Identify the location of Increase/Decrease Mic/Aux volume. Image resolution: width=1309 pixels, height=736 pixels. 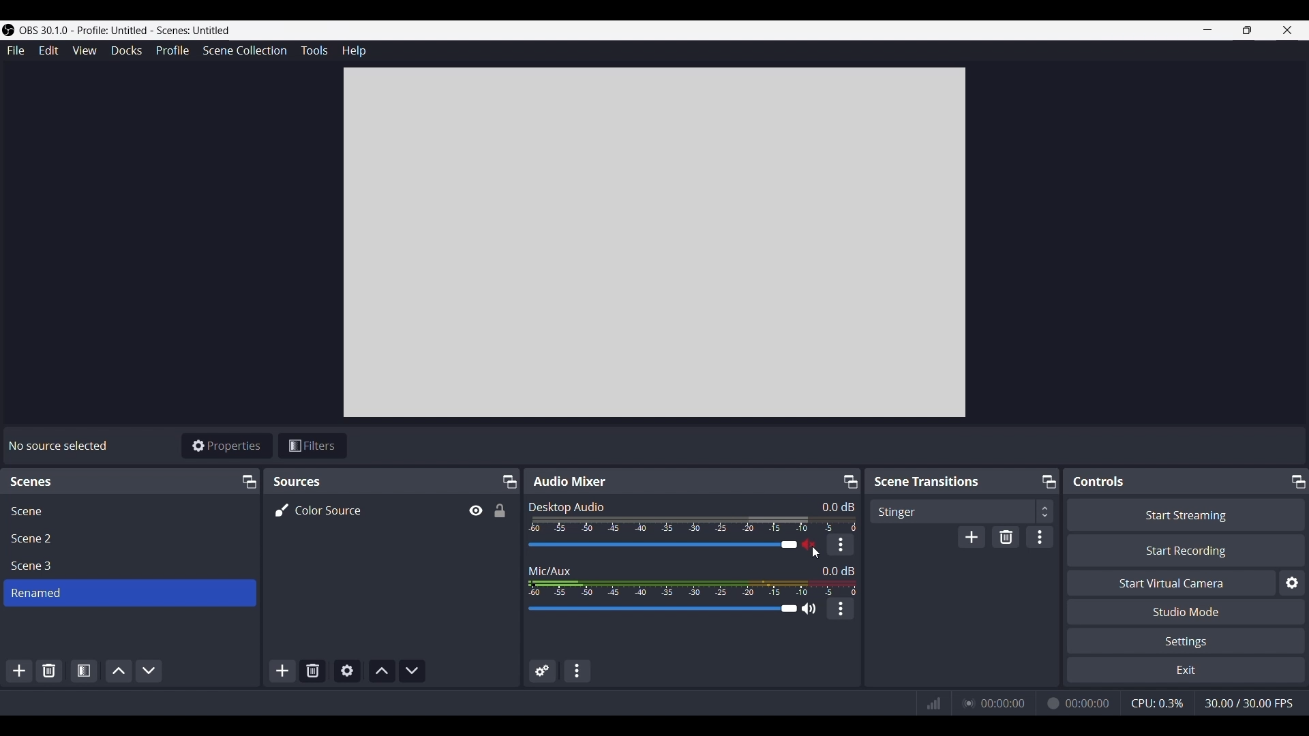
(661, 608).